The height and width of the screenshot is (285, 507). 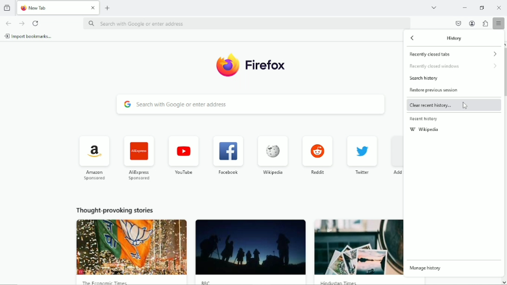 What do you see at coordinates (359, 247) in the screenshot?
I see `image` at bounding box center [359, 247].